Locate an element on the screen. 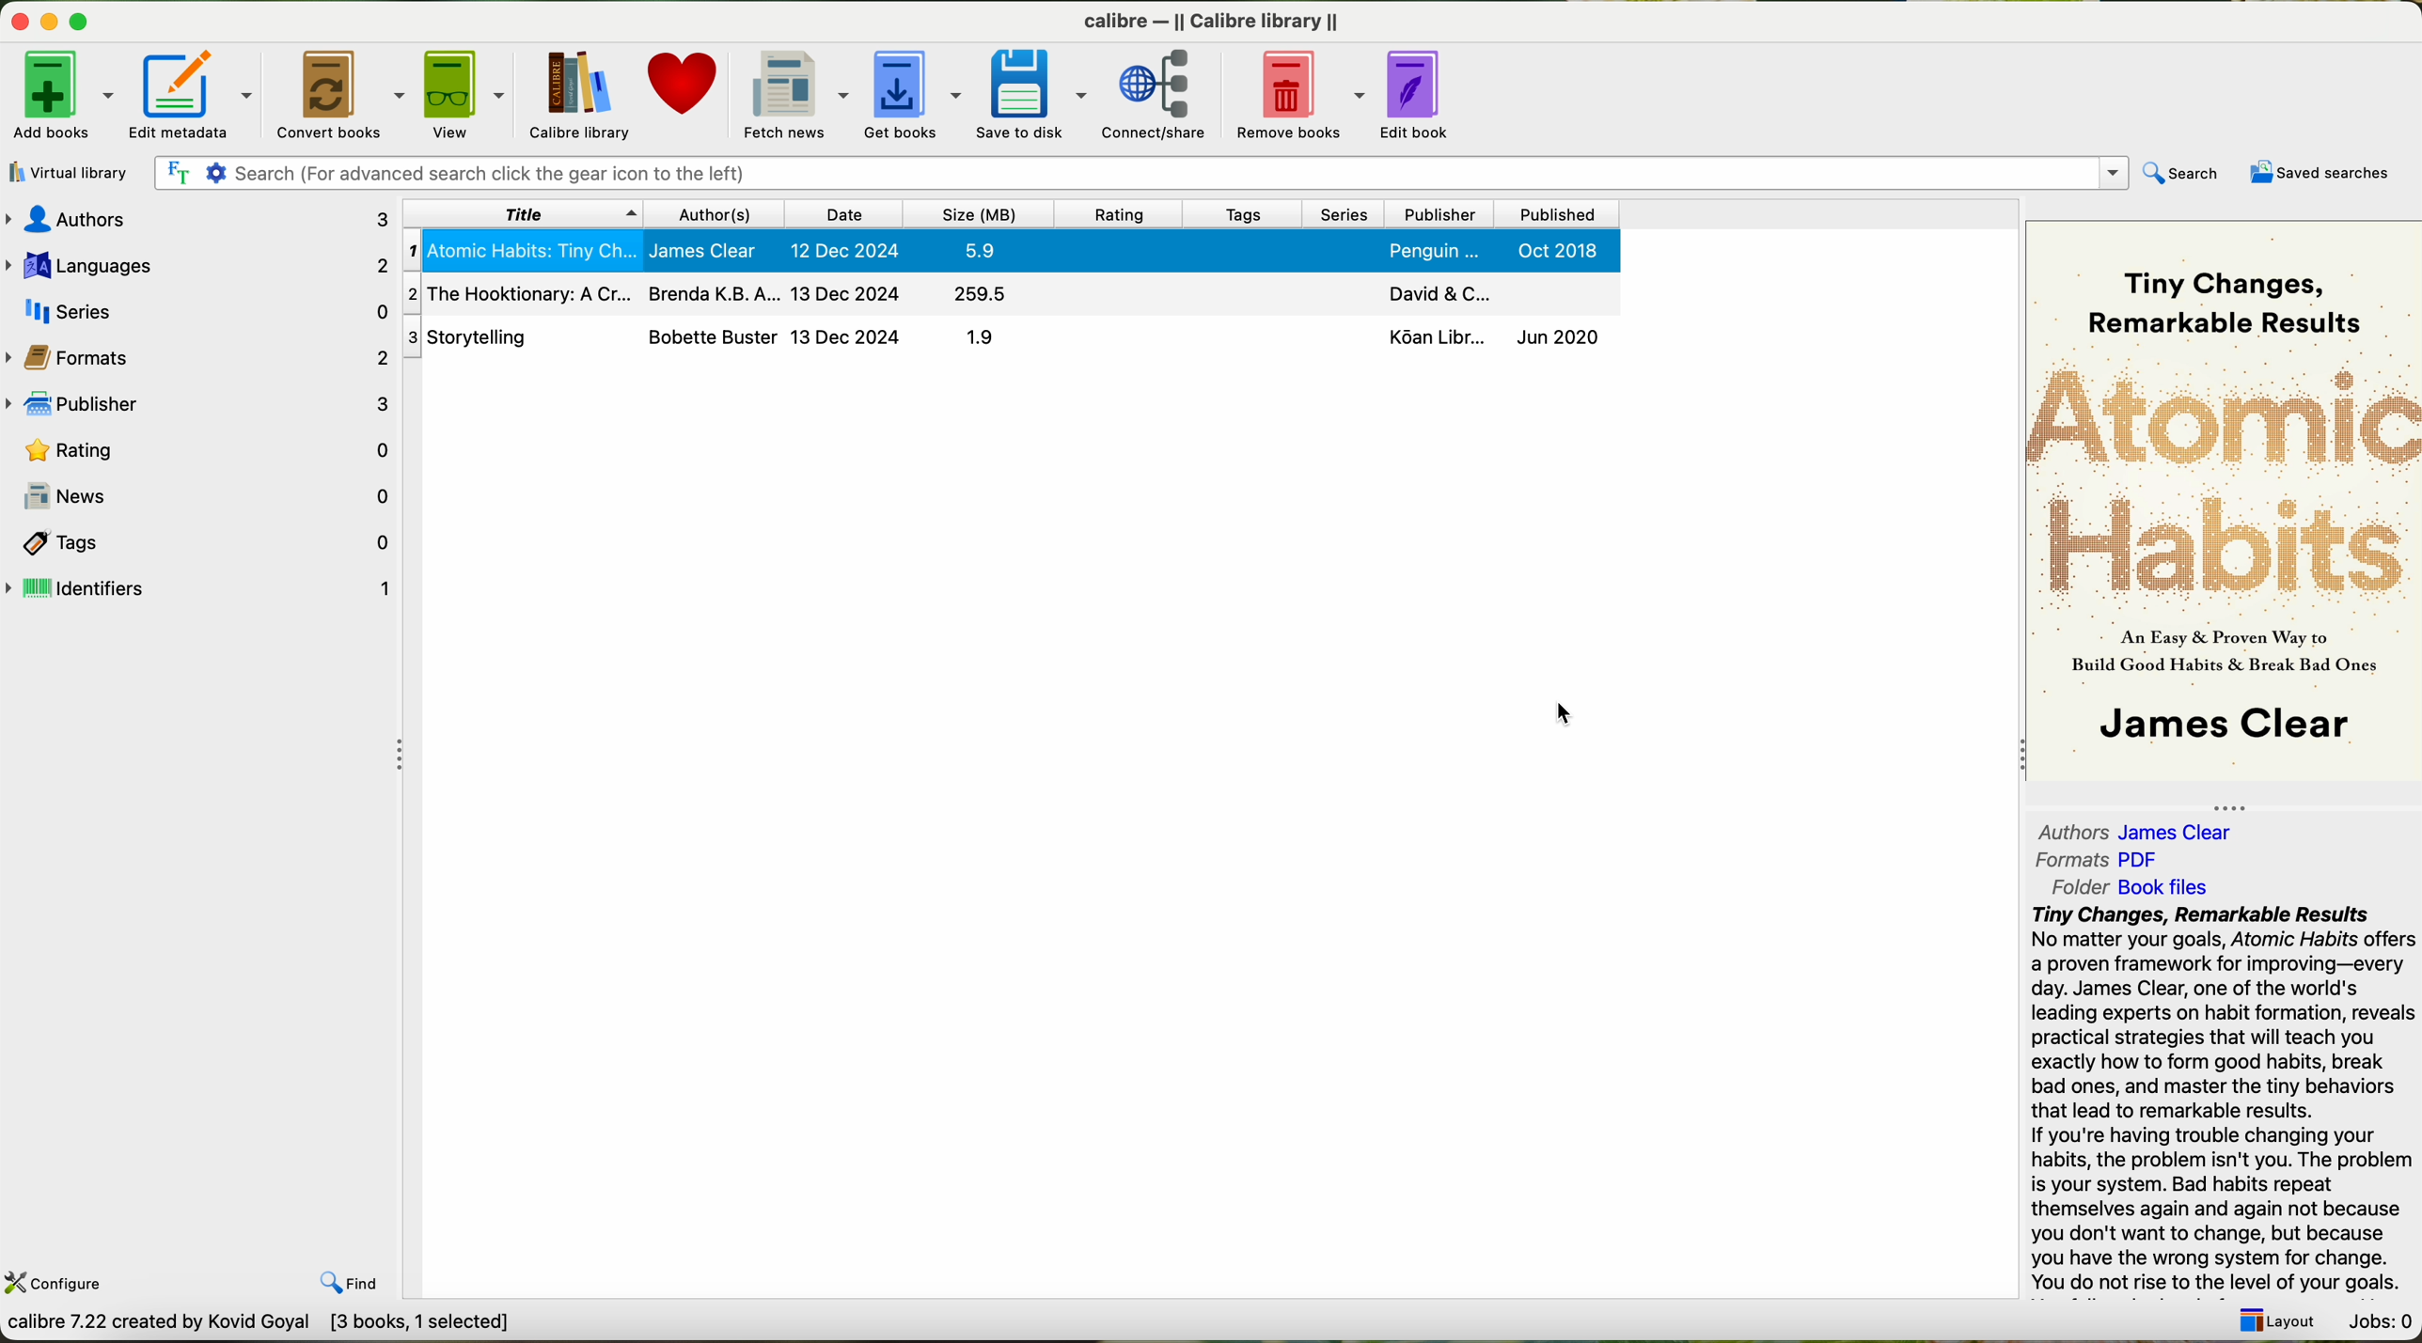 The image size is (2422, 1343). search is located at coordinates (2184, 174).